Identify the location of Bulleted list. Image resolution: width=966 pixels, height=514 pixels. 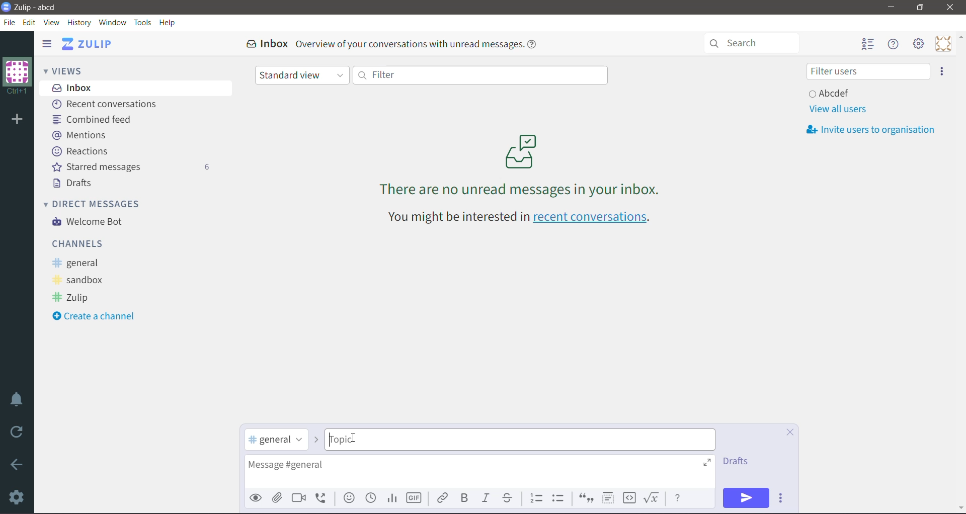
(560, 498).